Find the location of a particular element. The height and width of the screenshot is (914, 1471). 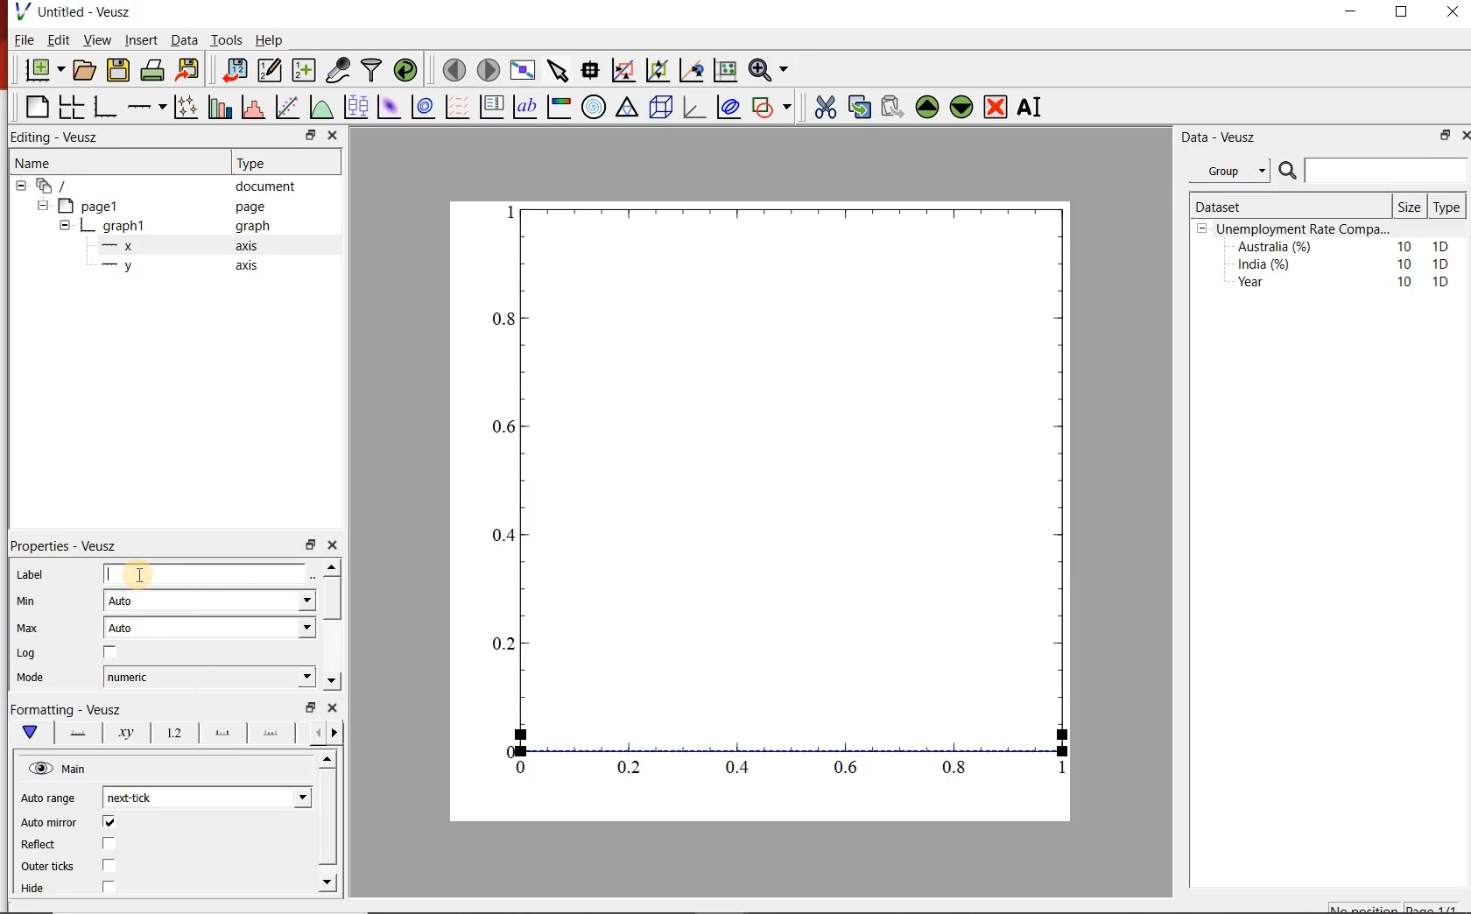

3d scenes is located at coordinates (658, 106).